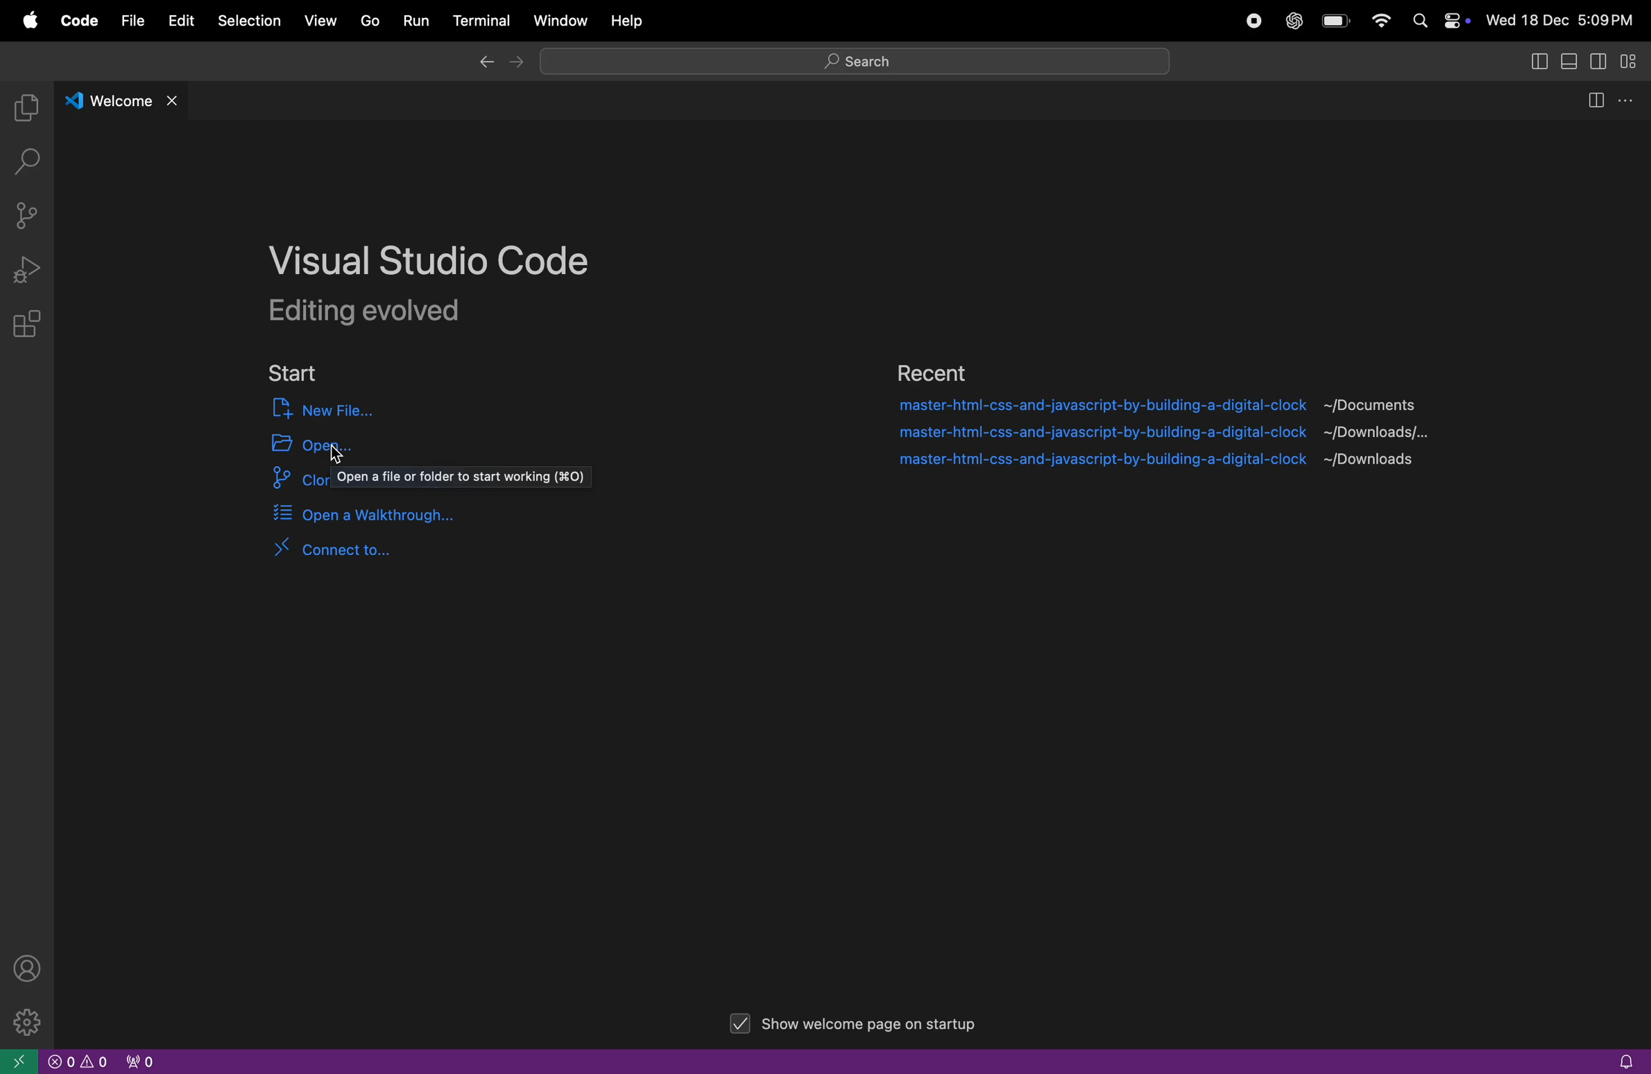 This screenshot has height=1074, width=1651. I want to click on open window, so click(21, 1061).